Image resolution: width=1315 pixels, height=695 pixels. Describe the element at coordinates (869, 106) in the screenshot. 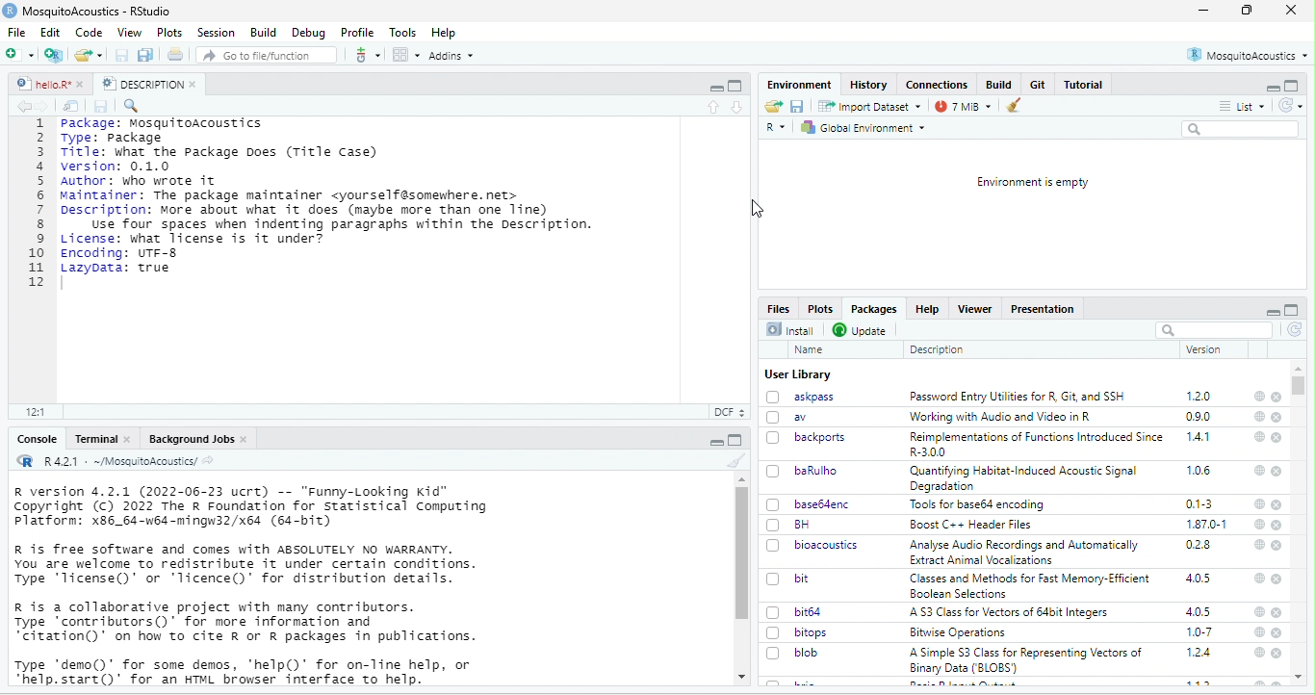

I see `Import Dataset` at that location.